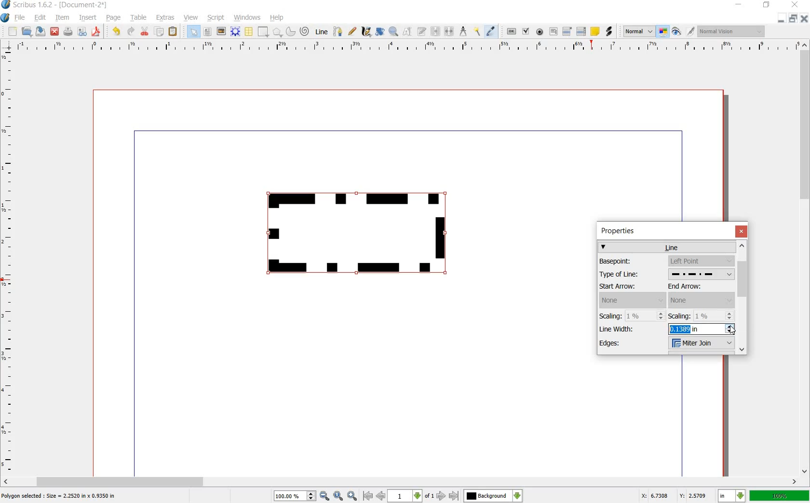 This screenshot has width=810, height=503. Describe the element at coordinates (623, 344) in the screenshot. I see `Edges:` at that location.